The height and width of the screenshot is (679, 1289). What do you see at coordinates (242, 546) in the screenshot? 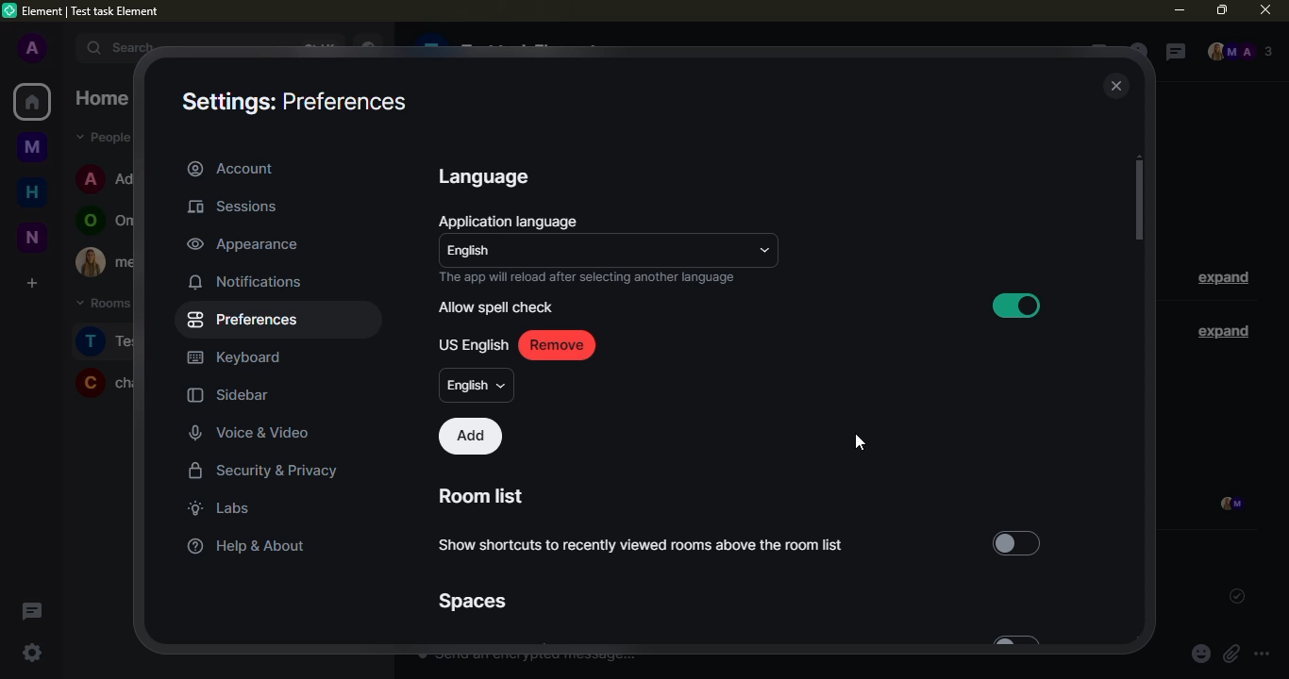
I see `help` at bounding box center [242, 546].